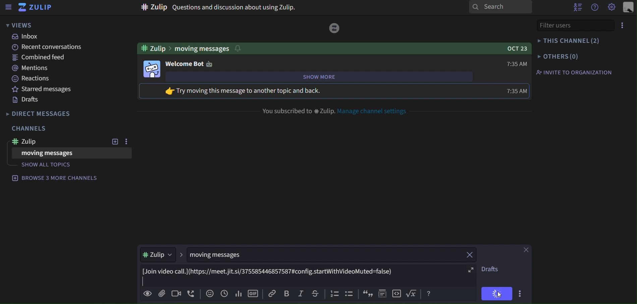  I want to click on icon, so click(348, 293).